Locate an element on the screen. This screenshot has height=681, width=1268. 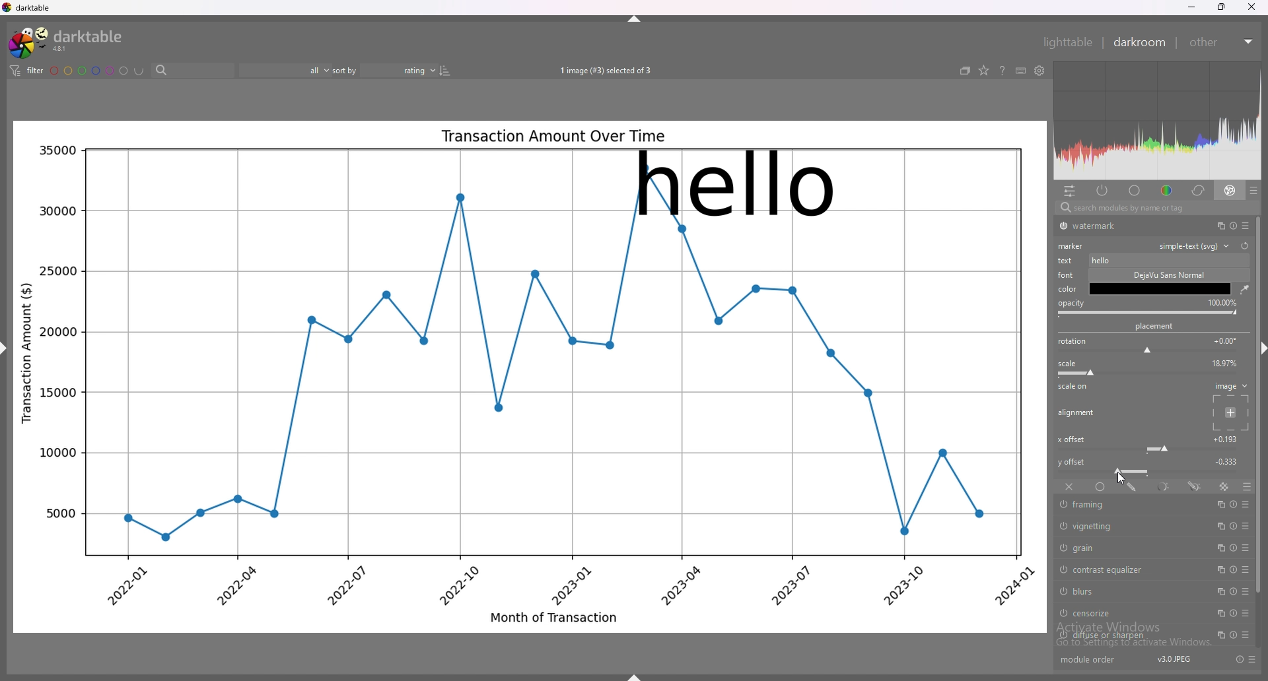
marker is located at coordinates (1071, 246).